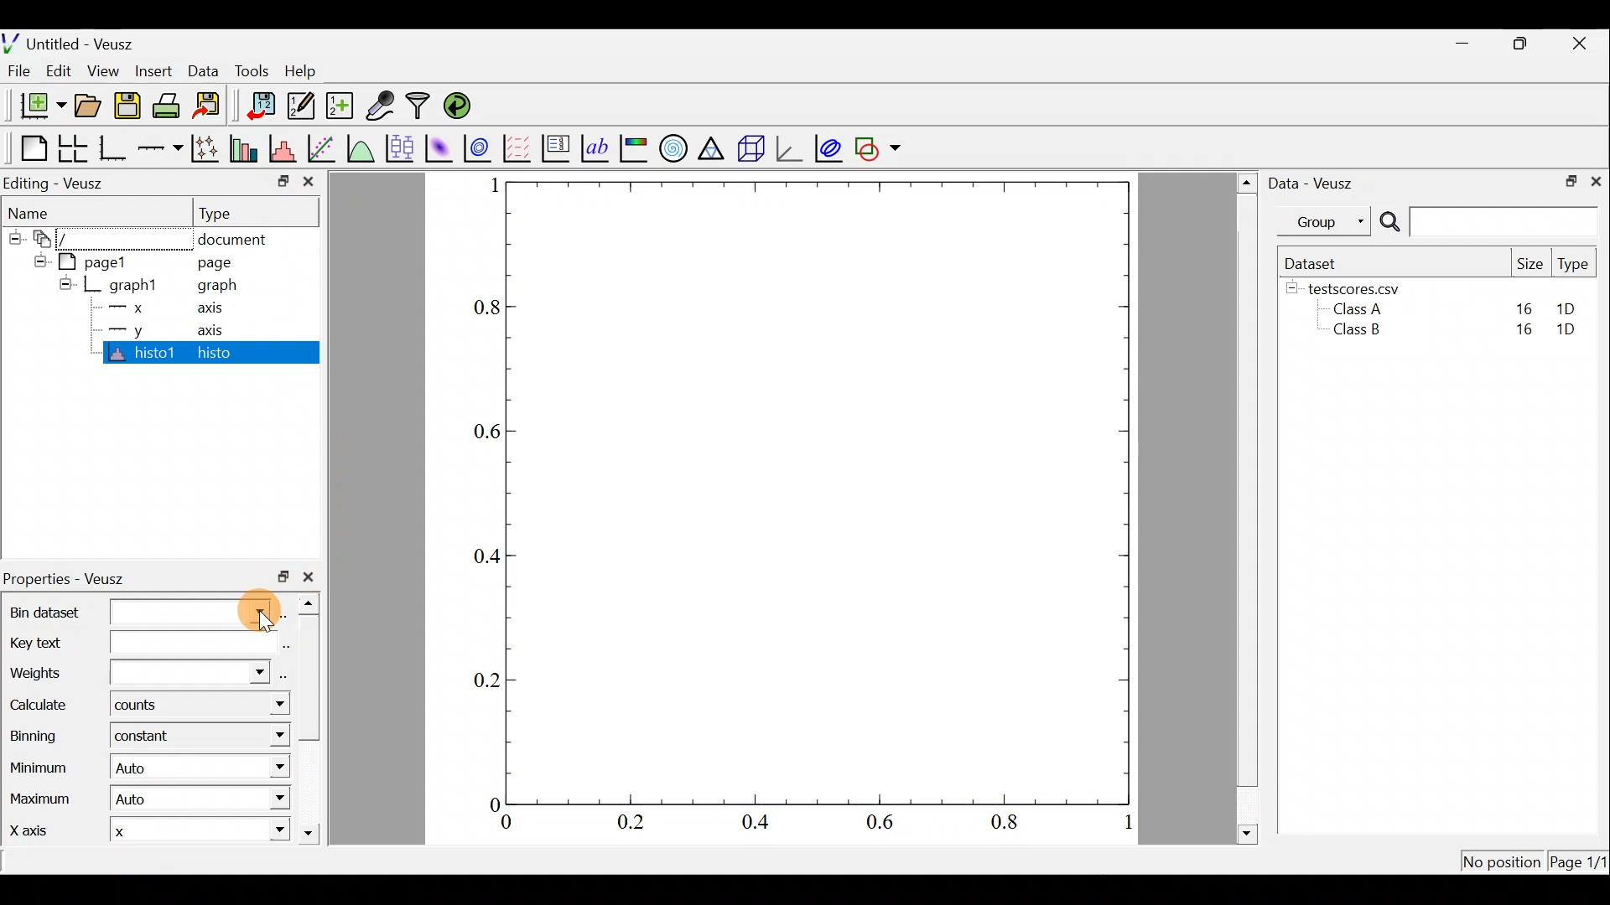 This screenshot has height=905, width=1610. Describe the element at coordinates (481, 307) in the screenshot. I see `0.8` at that location.